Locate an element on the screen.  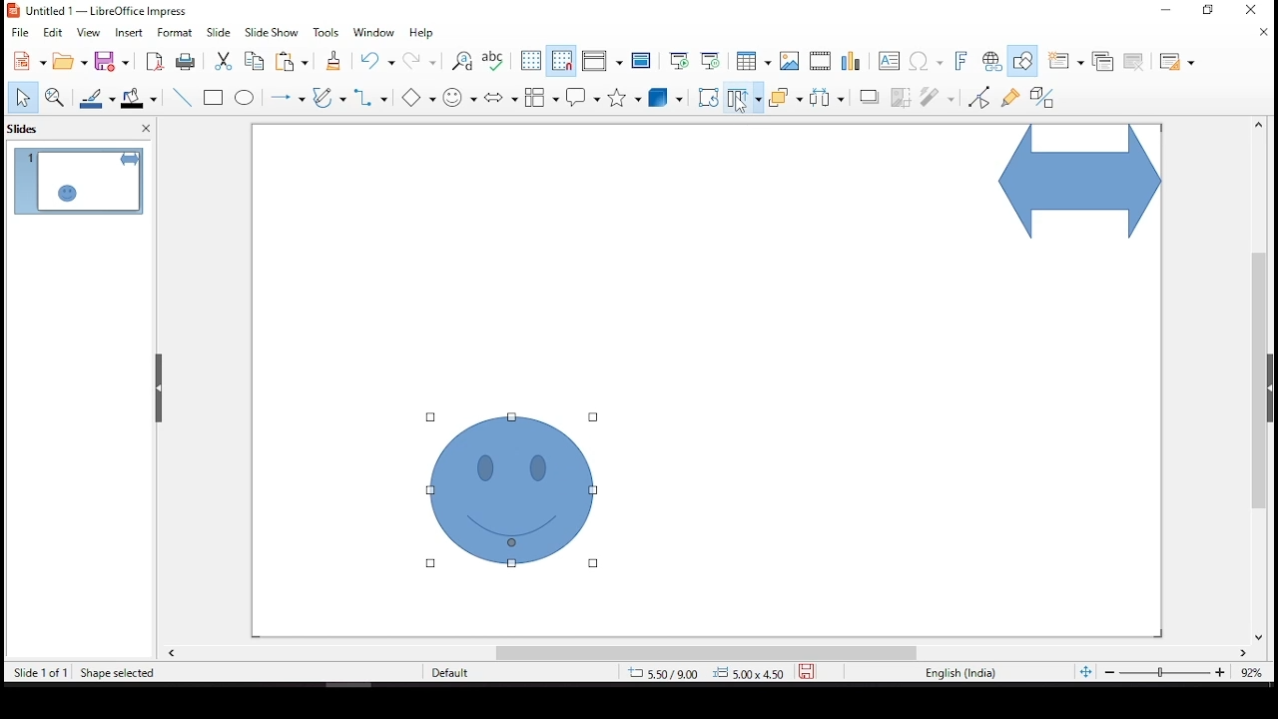
snap to grid is located at coordinates (562, 61).